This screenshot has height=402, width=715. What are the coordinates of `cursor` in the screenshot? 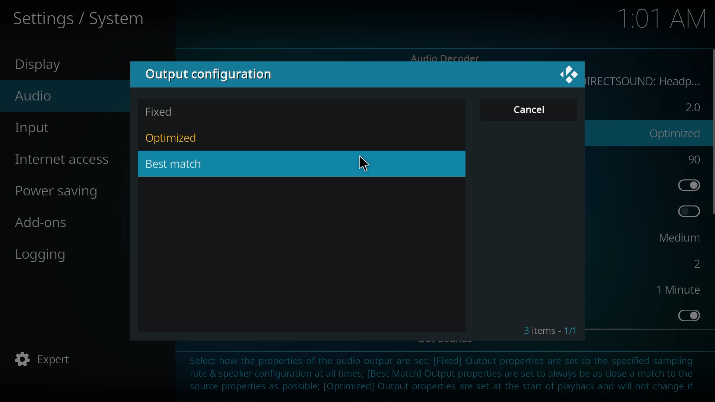 It's located at (363, 164).